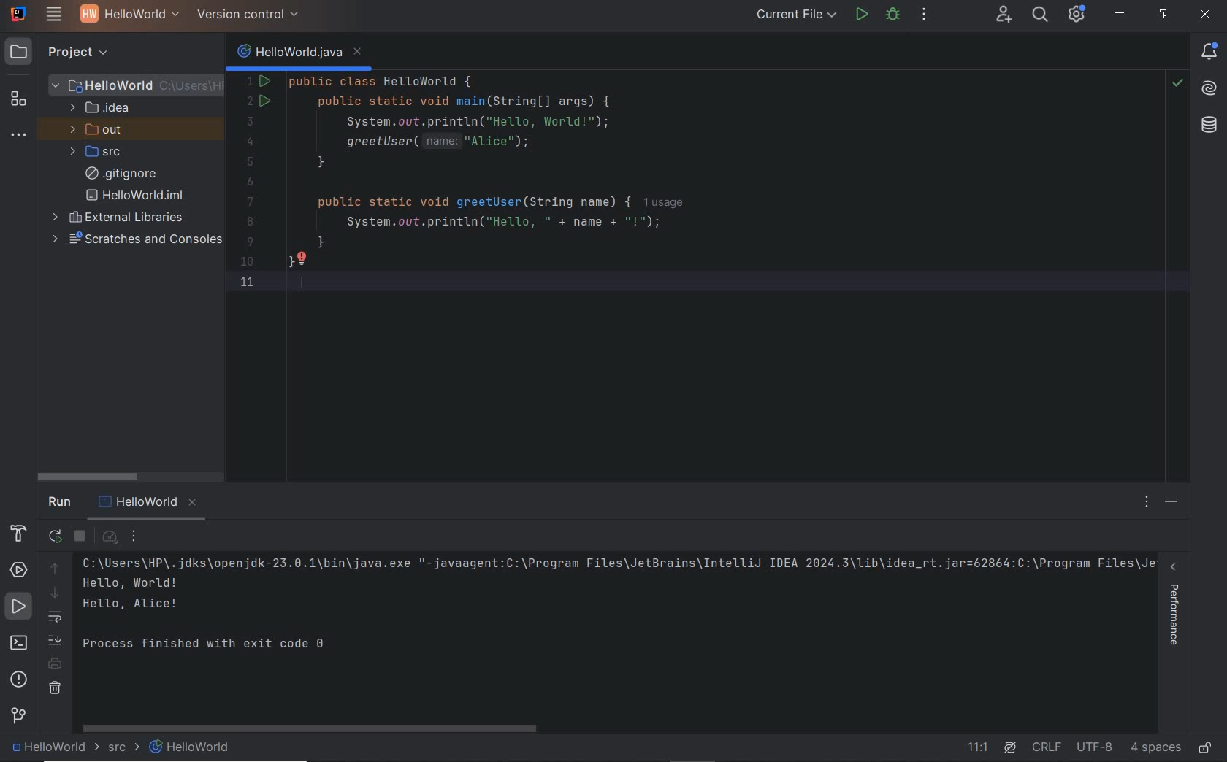  Describe the element at coordinates (925, 18) in the screenshot. I see `more actions` at that location.